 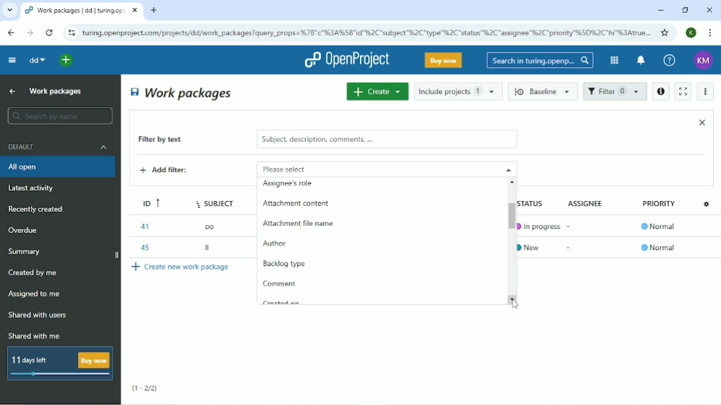 What do you see at coordinates (444, 60) in the screenshot?
I see `Buy now` at bounding box center [444, 60].